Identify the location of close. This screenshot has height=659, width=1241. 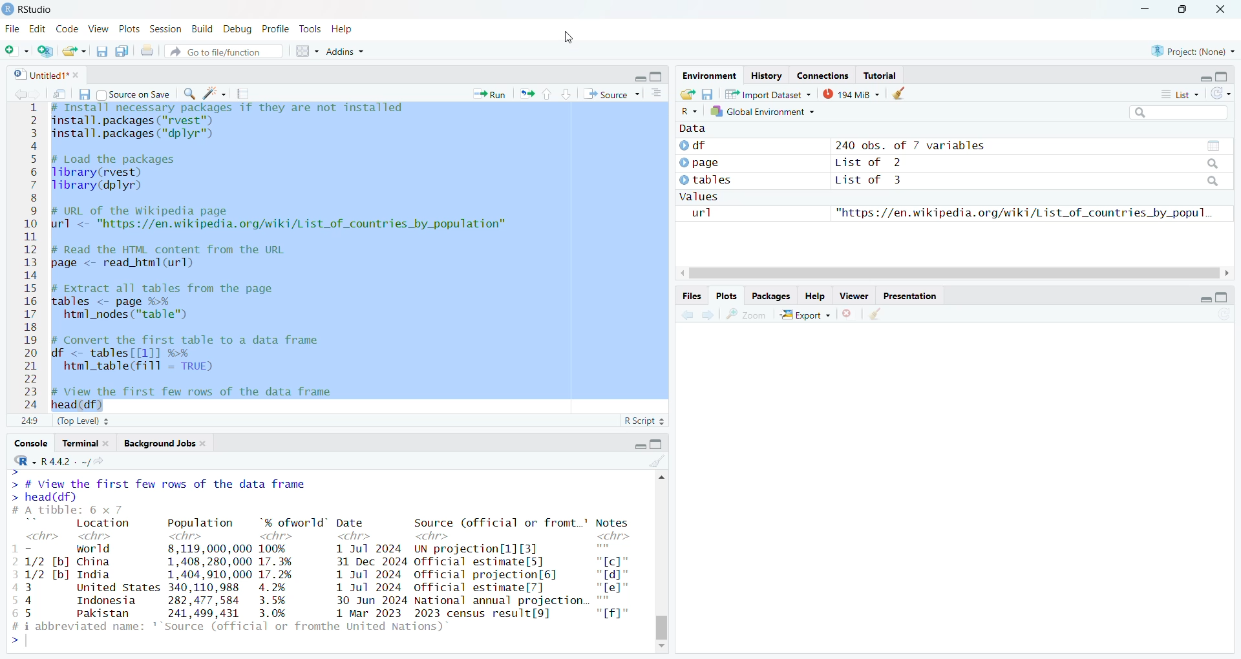
(205, 443).